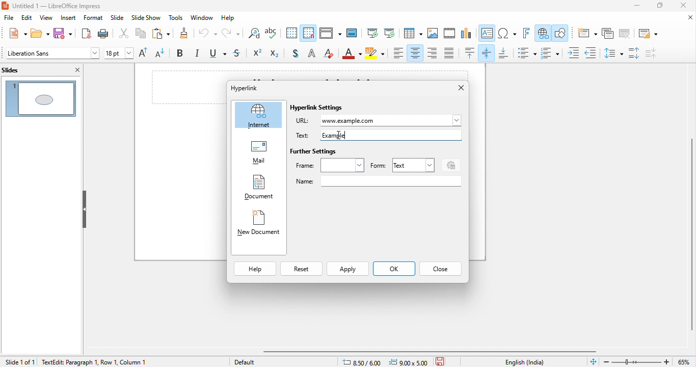  I want to click on untitled 1- libreoffice impress, so click(62, 6).